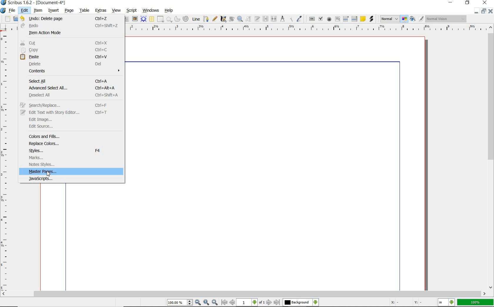 The image size is (494, 307). I want to click on render frame, so click(143, 19).